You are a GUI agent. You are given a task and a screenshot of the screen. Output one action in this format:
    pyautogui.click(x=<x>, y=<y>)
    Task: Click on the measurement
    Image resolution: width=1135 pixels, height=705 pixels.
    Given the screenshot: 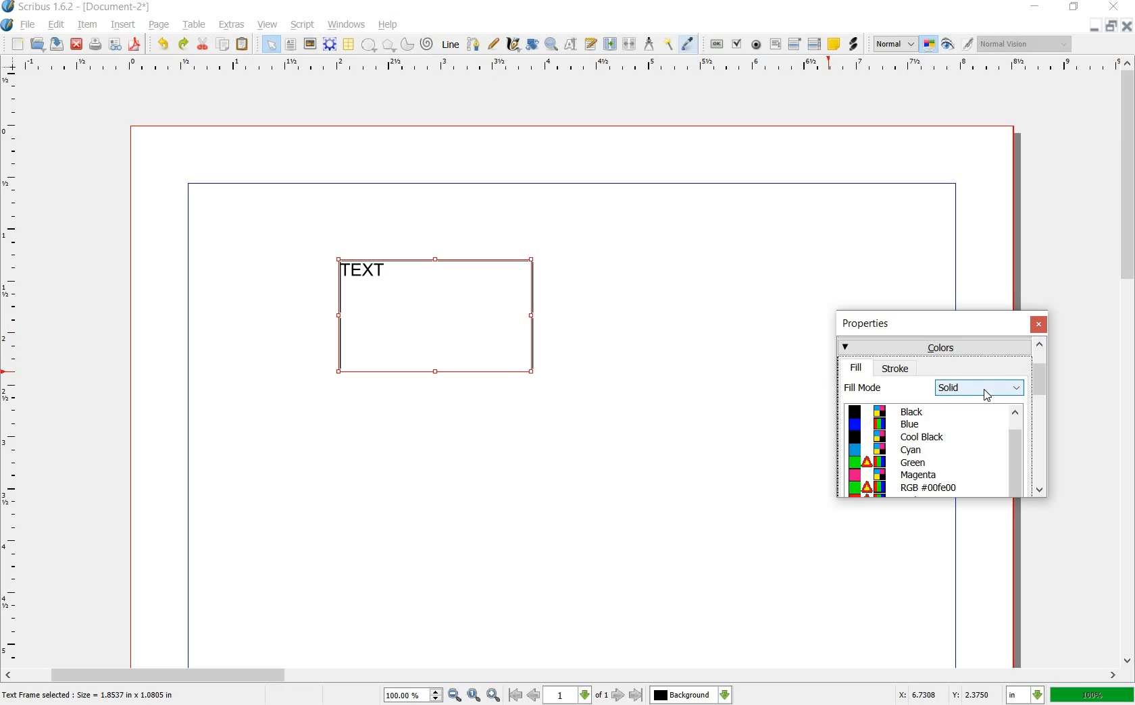 What is the action you would take?
    pyautogui.click(x=650, y=43)
    